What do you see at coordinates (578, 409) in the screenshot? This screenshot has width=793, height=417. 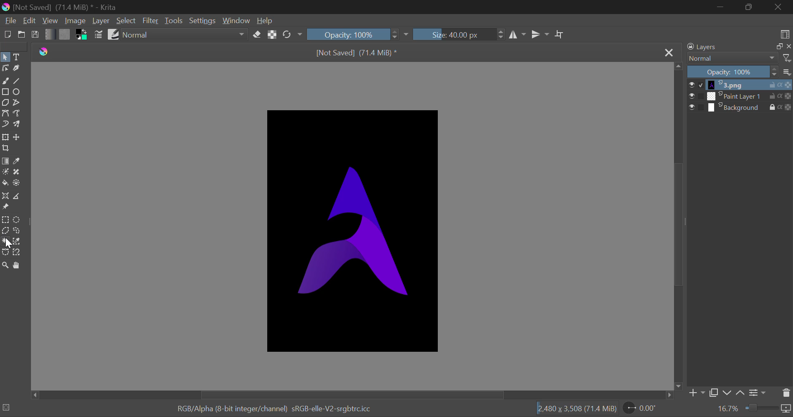 I see `[2.480 x 3,508 (71.4 MiB)` at bounding box center [578, 409].